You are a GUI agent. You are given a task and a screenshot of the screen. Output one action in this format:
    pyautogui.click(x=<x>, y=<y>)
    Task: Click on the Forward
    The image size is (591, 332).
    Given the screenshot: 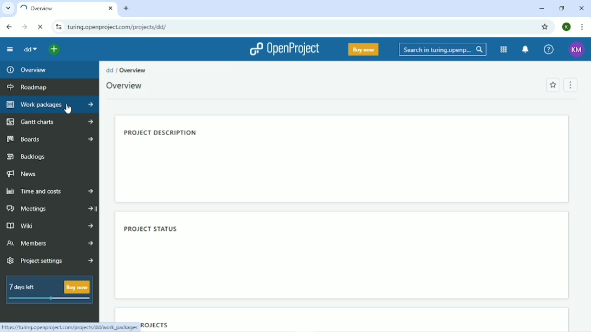 What is the action you would take?
    pyautogui.click(x=24, y=26)
    